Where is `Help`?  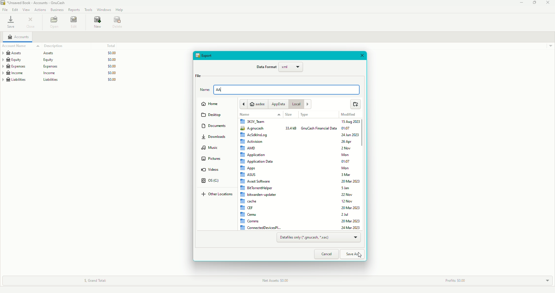 Help is located at coordinates (119, 10).